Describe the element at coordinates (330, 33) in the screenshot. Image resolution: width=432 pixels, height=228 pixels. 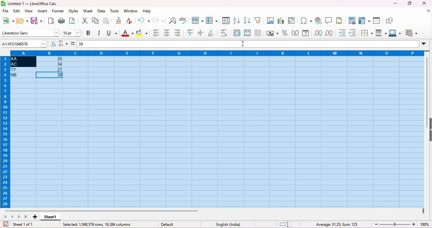
I see `delete decimal` at that location.